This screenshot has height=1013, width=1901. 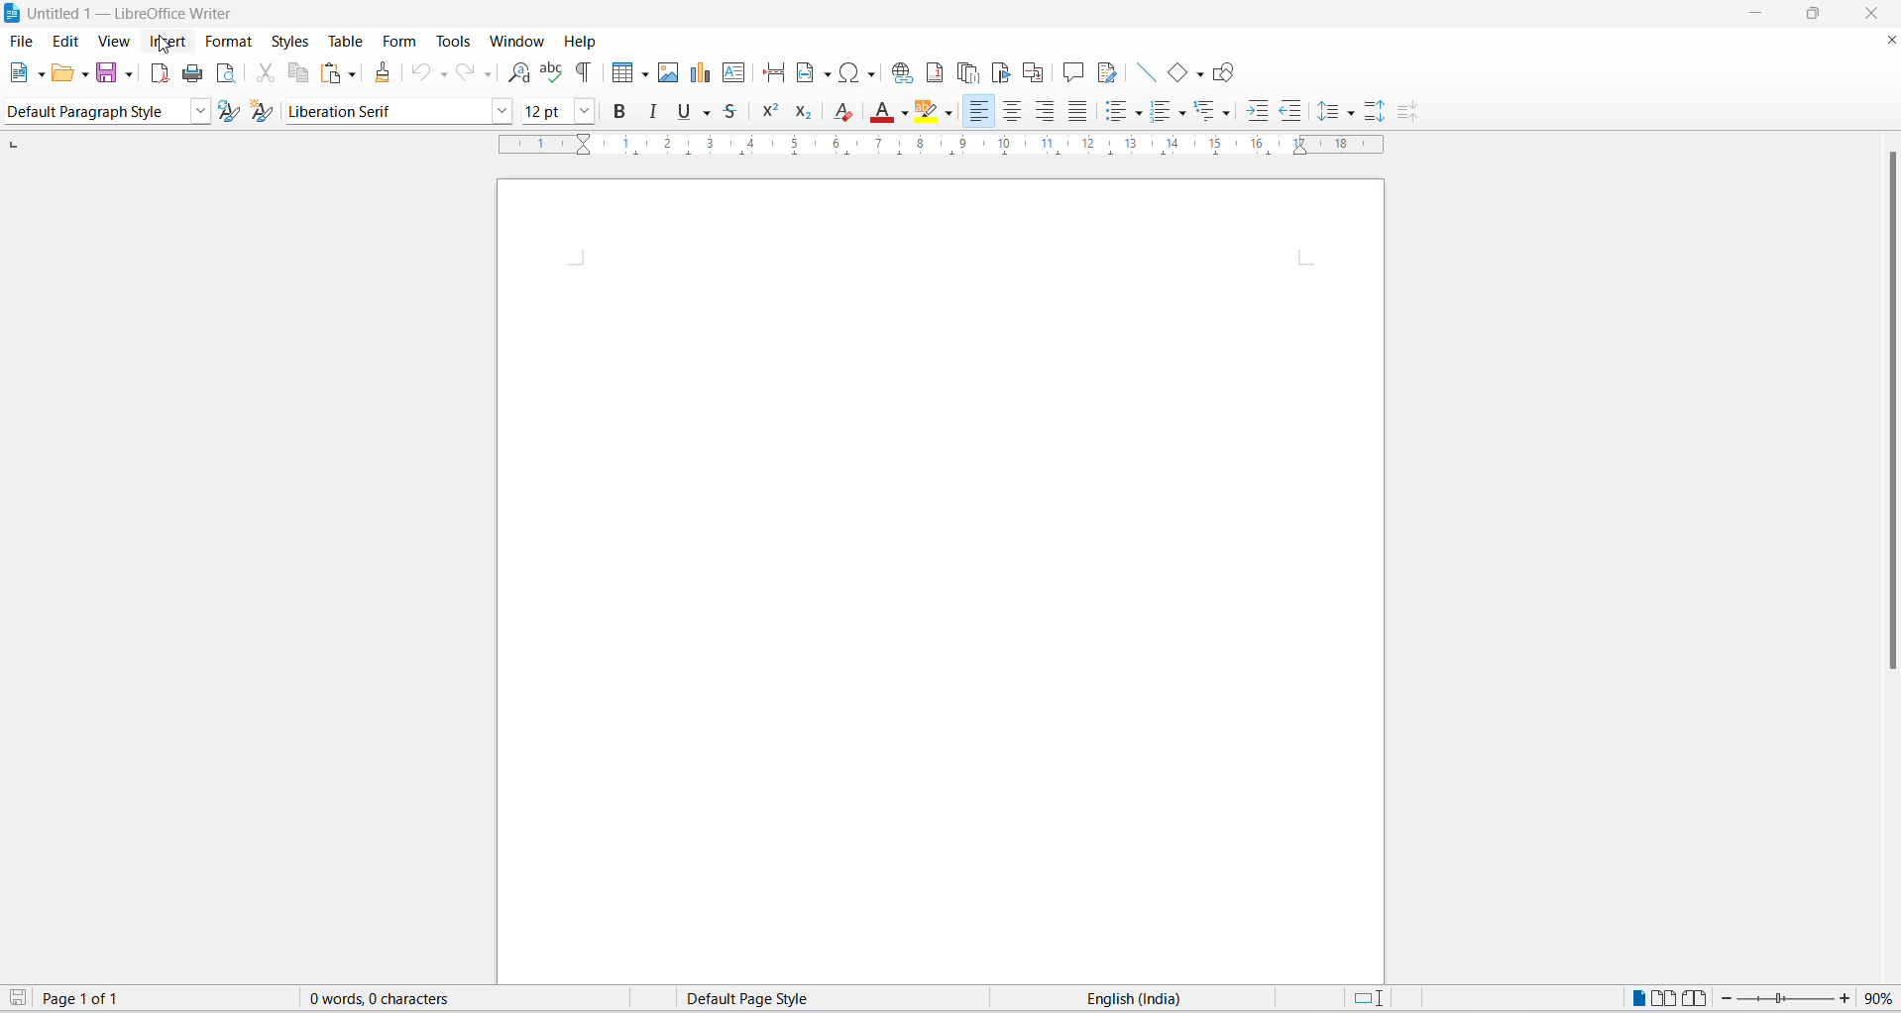 What do you see at coordinates (858, 73) in the screenshot?
I see `insert special characters` at bounding box center [858, 73].